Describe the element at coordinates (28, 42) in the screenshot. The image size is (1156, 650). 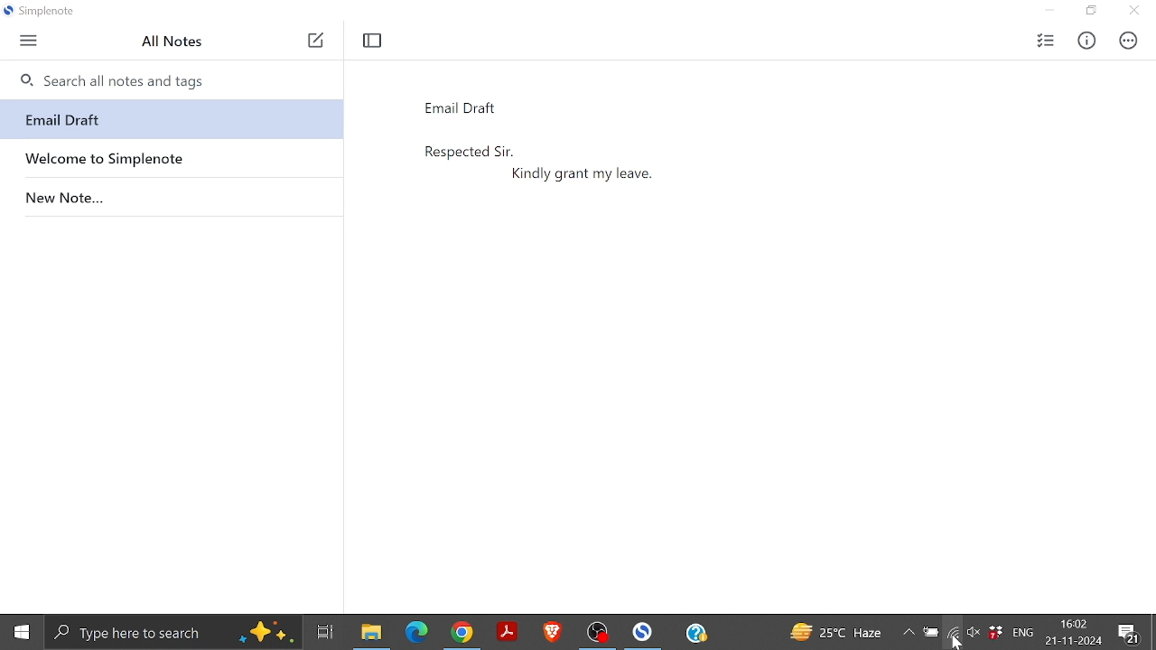
I see `Menu` at that location.